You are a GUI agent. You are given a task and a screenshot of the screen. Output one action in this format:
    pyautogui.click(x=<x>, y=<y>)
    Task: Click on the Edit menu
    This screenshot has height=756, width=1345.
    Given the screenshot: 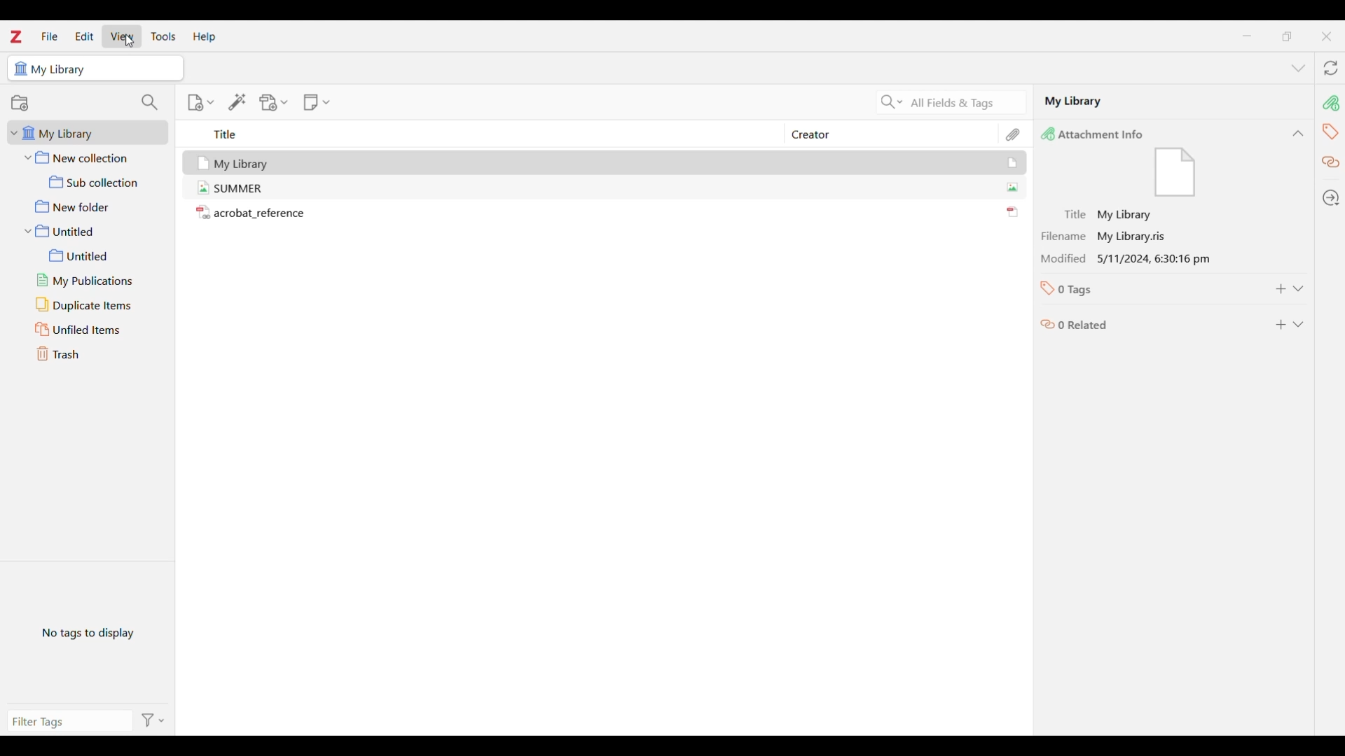 What is the action you would take?
    pyautogui.click(x=84, y=36)
    